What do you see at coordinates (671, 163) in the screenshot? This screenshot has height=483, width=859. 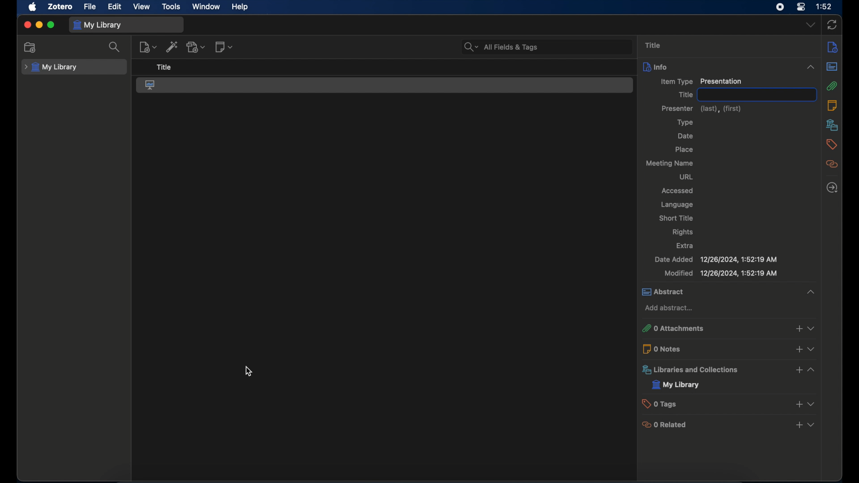 I see `meeting name` at bounding box center [671, 163].